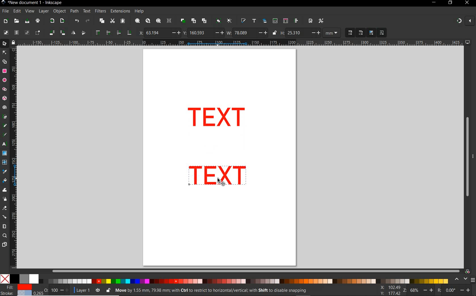  What do you see at coordinates (123, 33) in the screenshot?
I see `lower selection` at bounding box center [123, 33].